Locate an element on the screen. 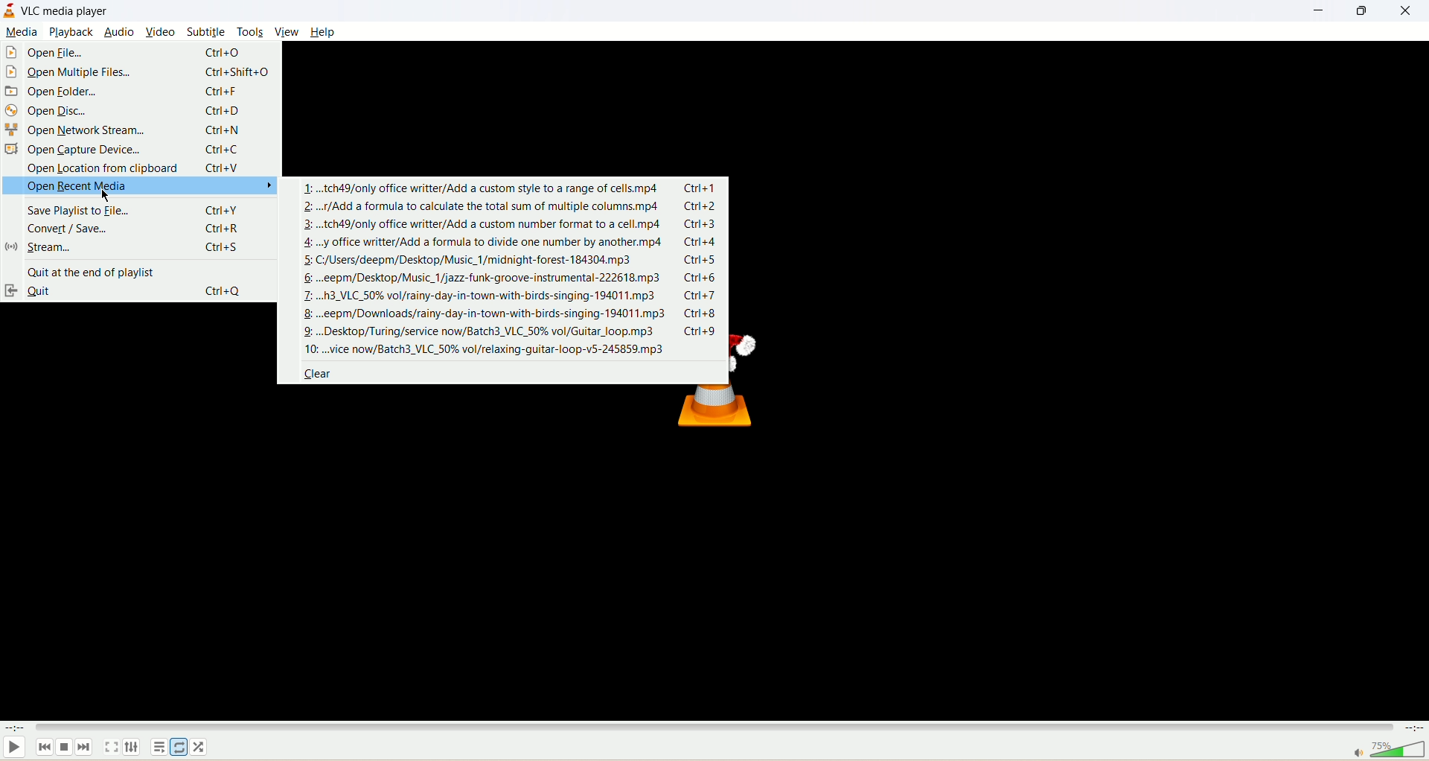  audio is located at coordinates (120, 32).